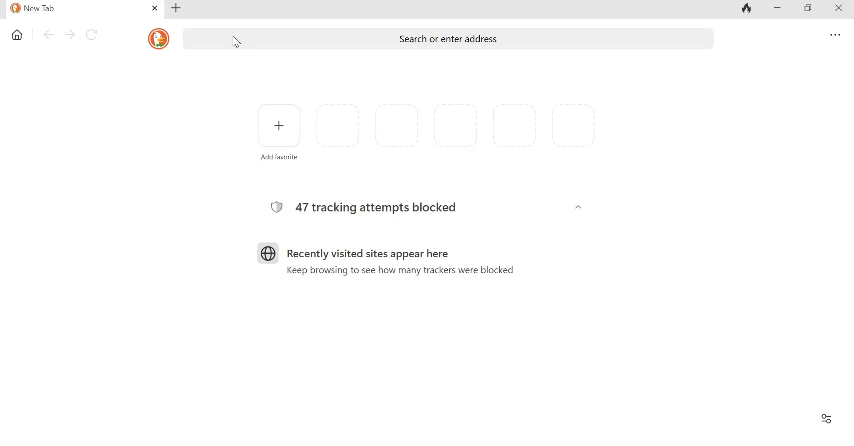  I want to click on duckduckgo icon, so click(159, 39).